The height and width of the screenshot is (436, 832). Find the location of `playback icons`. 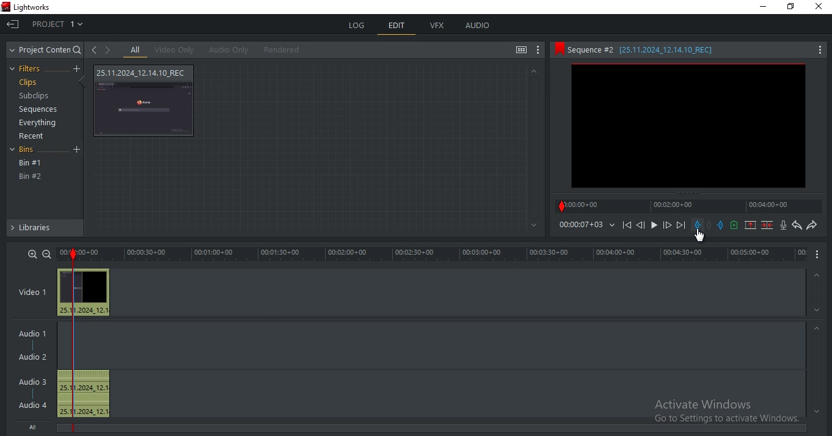

playback icons is located at coordinates (626, 224).